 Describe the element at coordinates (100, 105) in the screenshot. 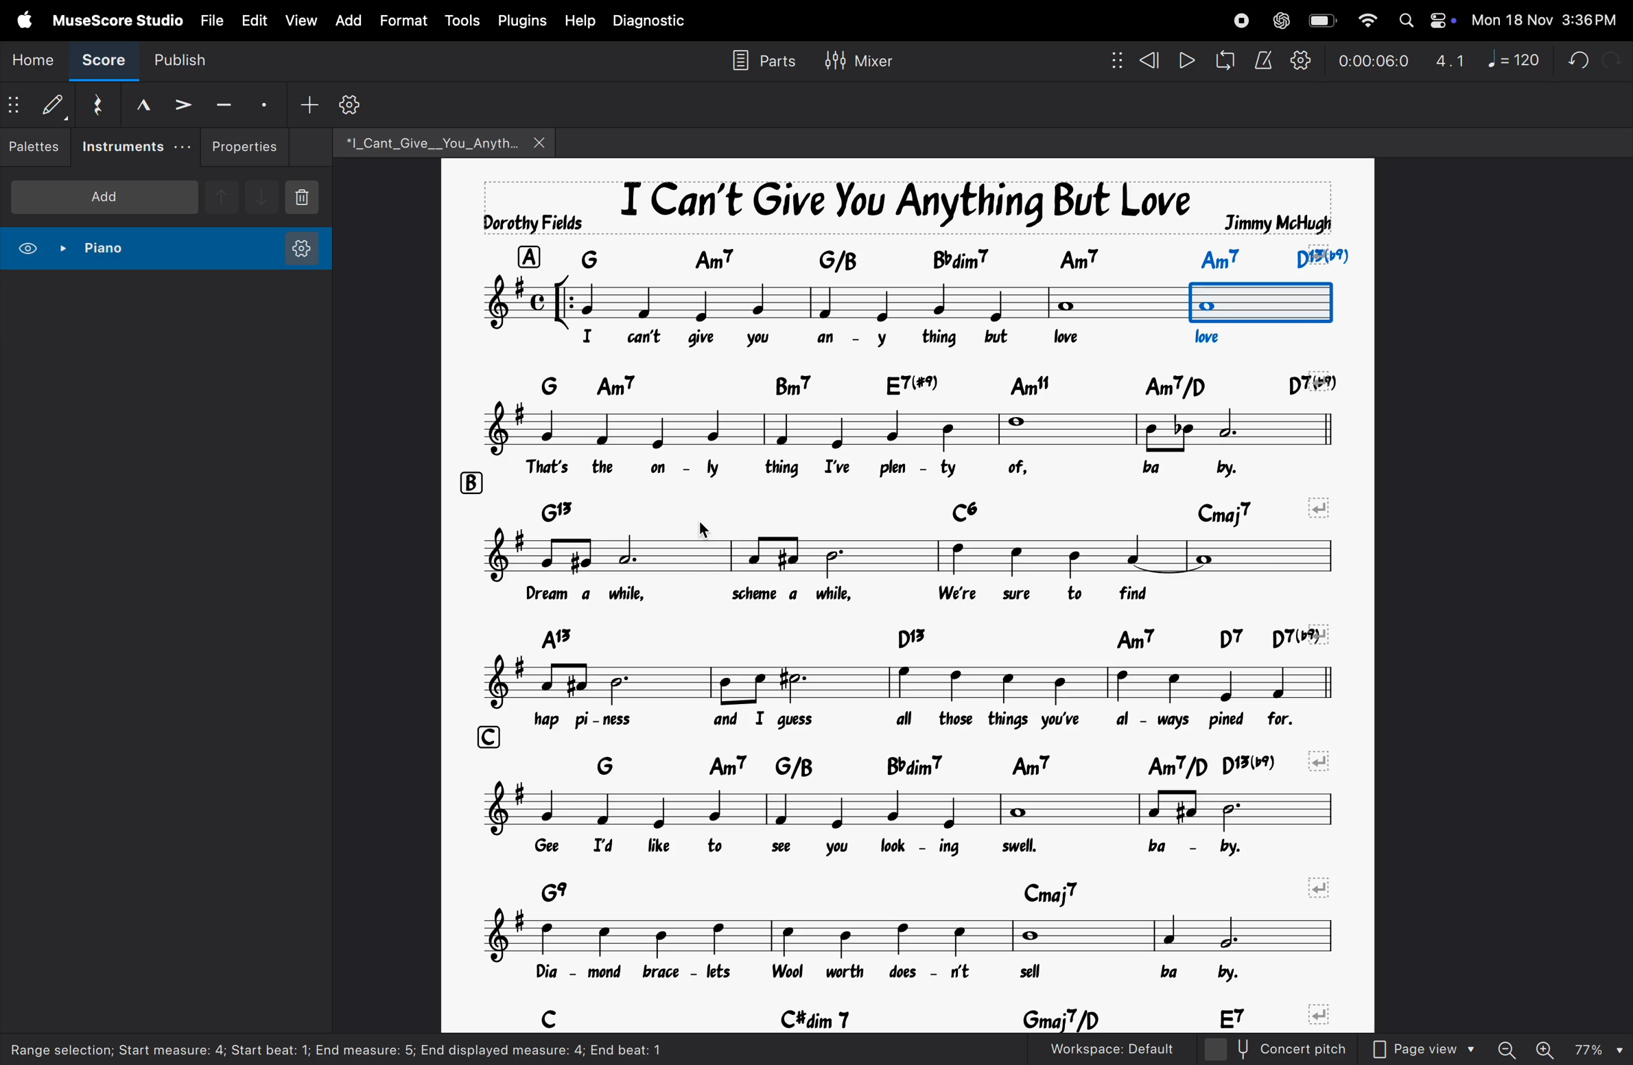

I see `reset` at that location.